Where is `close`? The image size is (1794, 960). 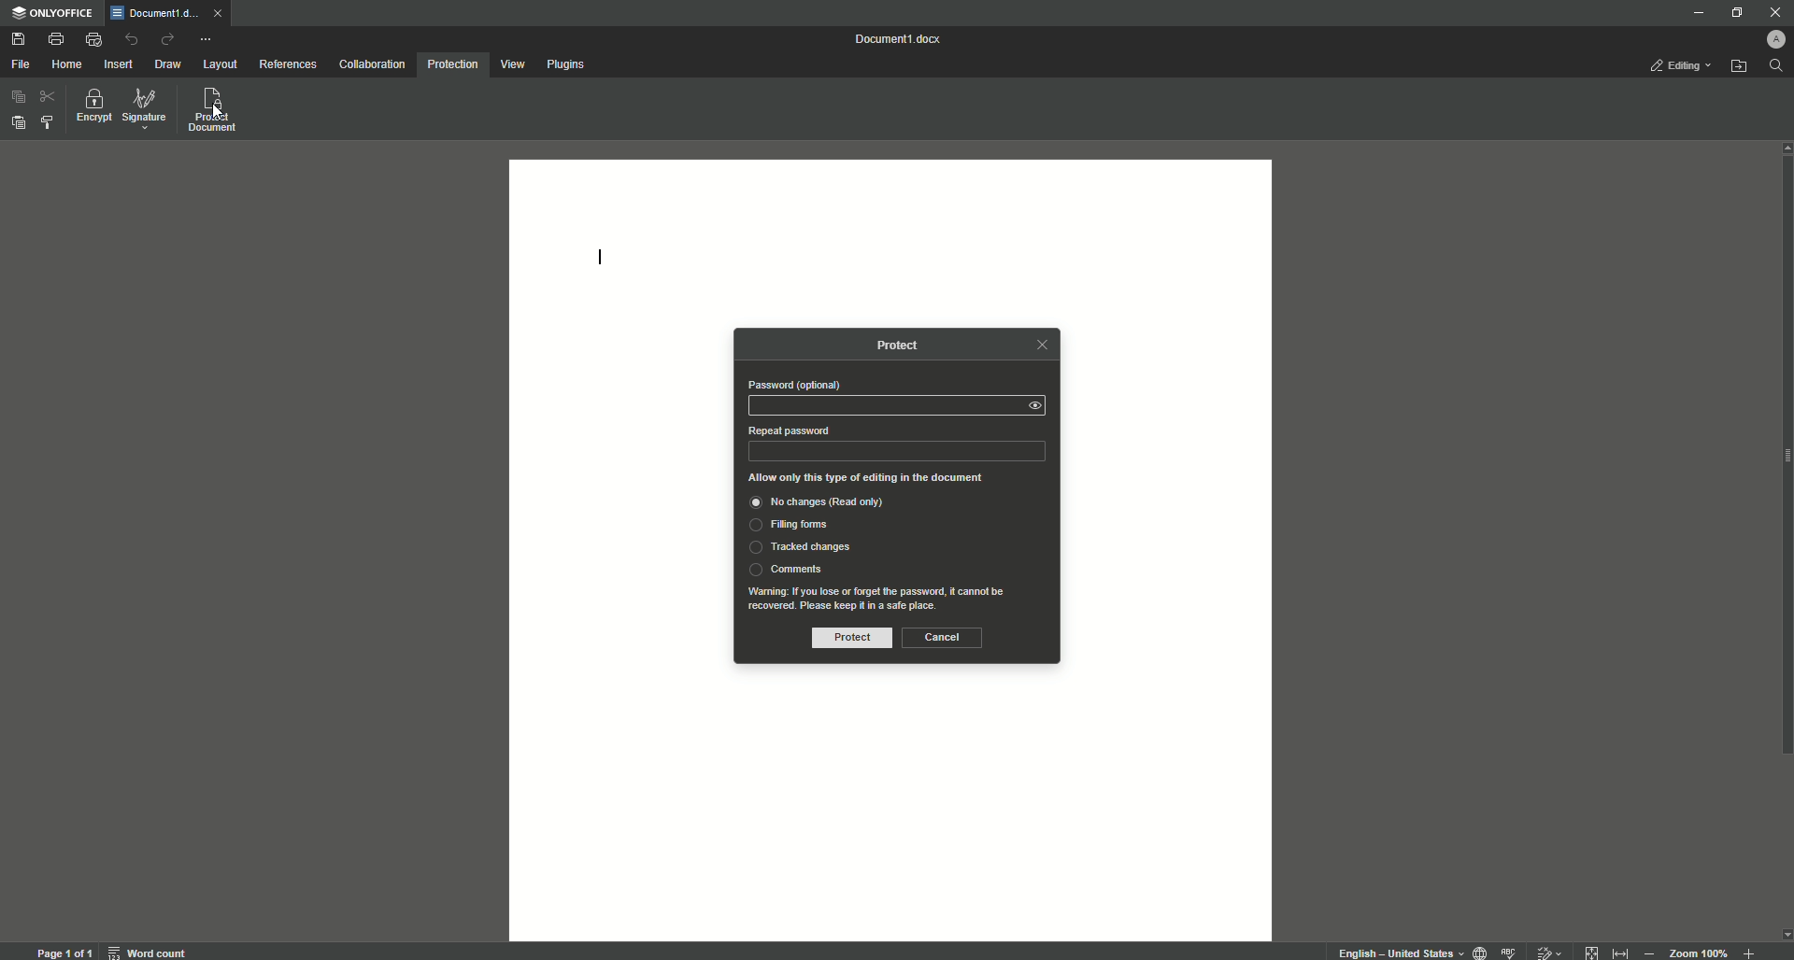 close is located at coordinates (222, 17).